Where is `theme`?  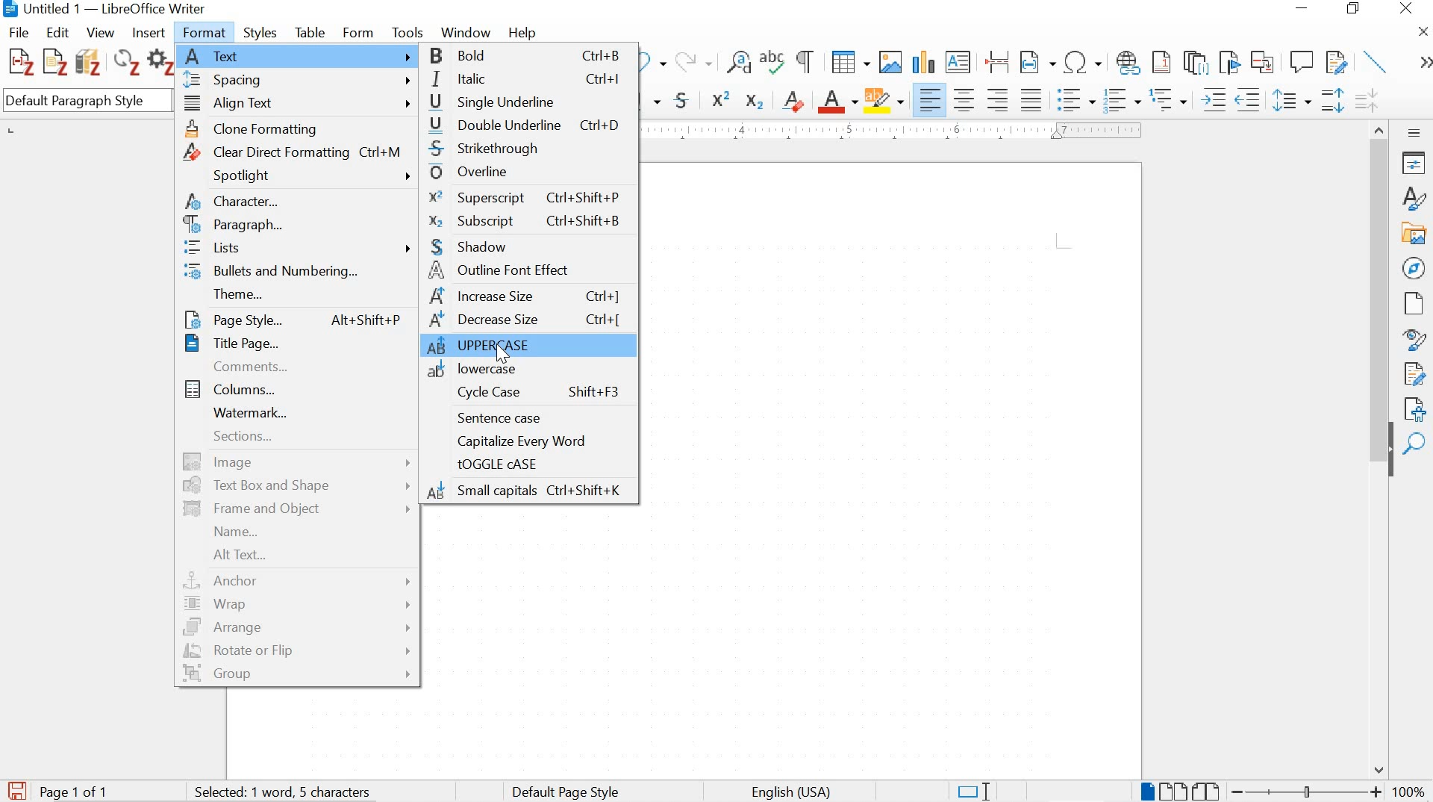 theme is located at coordinates (296, 294).